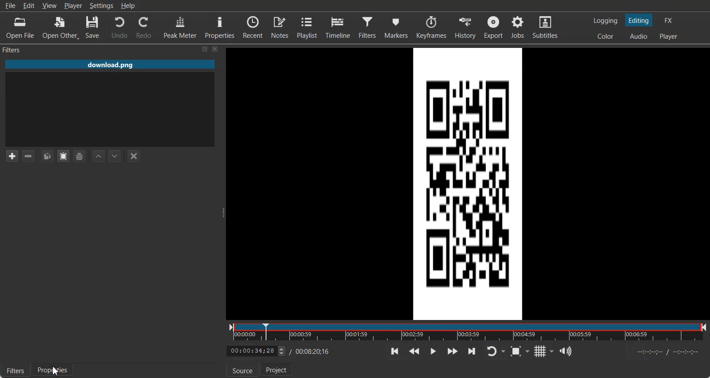 Image resolution: width=710 pixels, height=378 pixels. What do you see at coordinates (80, 156) in the screenshot?
I see `Save a filter set` at bounding box center [80, 156].